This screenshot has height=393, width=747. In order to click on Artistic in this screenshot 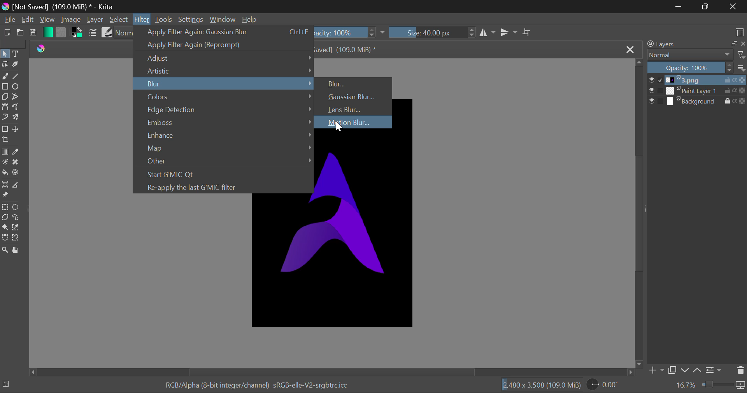, I will do `click(224, 70)`.